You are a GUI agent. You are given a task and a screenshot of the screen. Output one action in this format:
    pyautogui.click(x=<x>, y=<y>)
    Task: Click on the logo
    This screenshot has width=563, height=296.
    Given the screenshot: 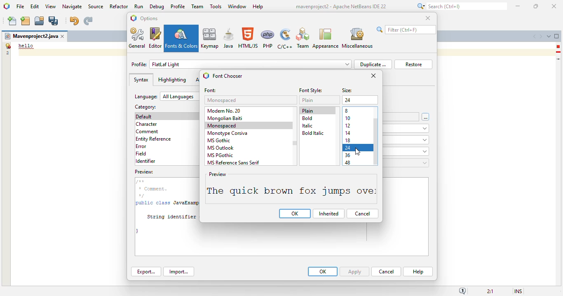 What is the action you would take?
    pyautogui.click(x=134, y=18)
    